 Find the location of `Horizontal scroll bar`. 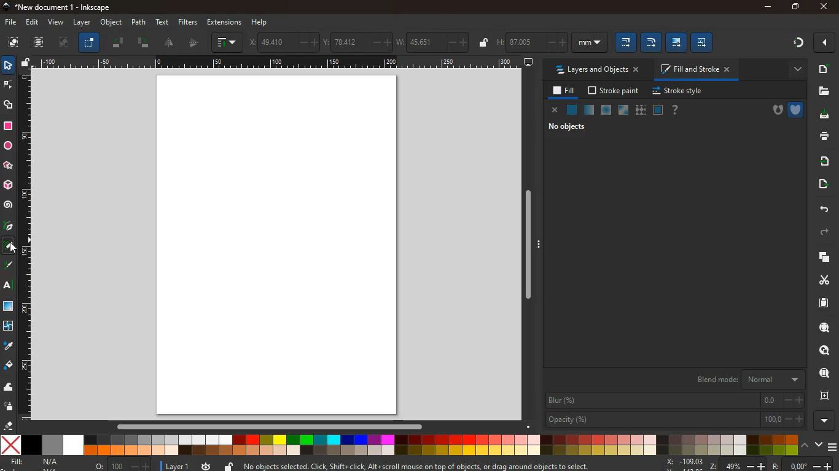

Horizontal scroll bar is located at coordinates (263, 426).